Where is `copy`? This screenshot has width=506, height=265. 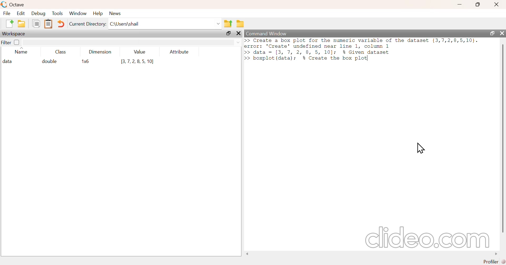 copy is located at coordinates (35, 24).